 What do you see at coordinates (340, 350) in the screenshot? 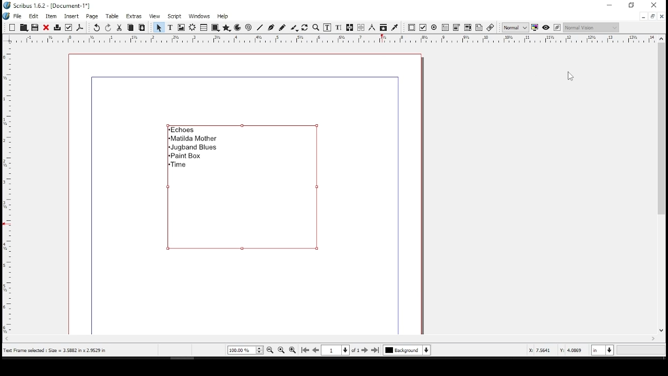
I see `go to page` at bounding box center [340, 350].